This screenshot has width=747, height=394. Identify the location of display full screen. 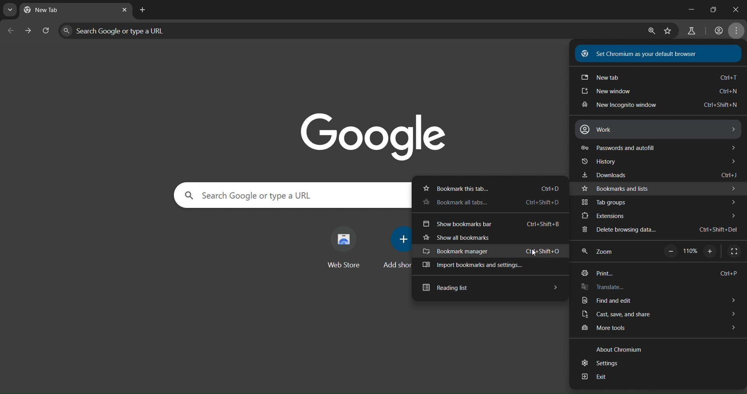
(733, 252).